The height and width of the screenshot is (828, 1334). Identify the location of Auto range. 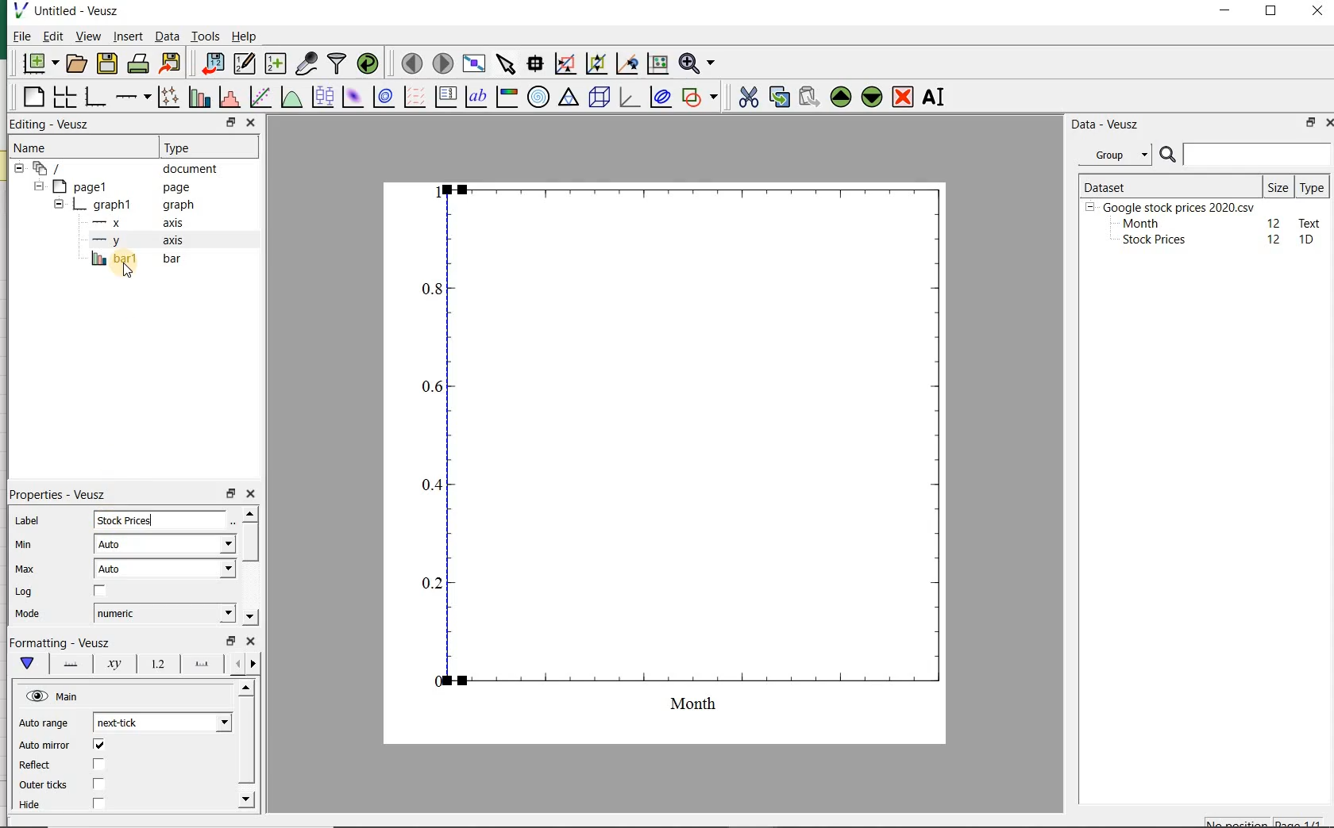
(44, 724).